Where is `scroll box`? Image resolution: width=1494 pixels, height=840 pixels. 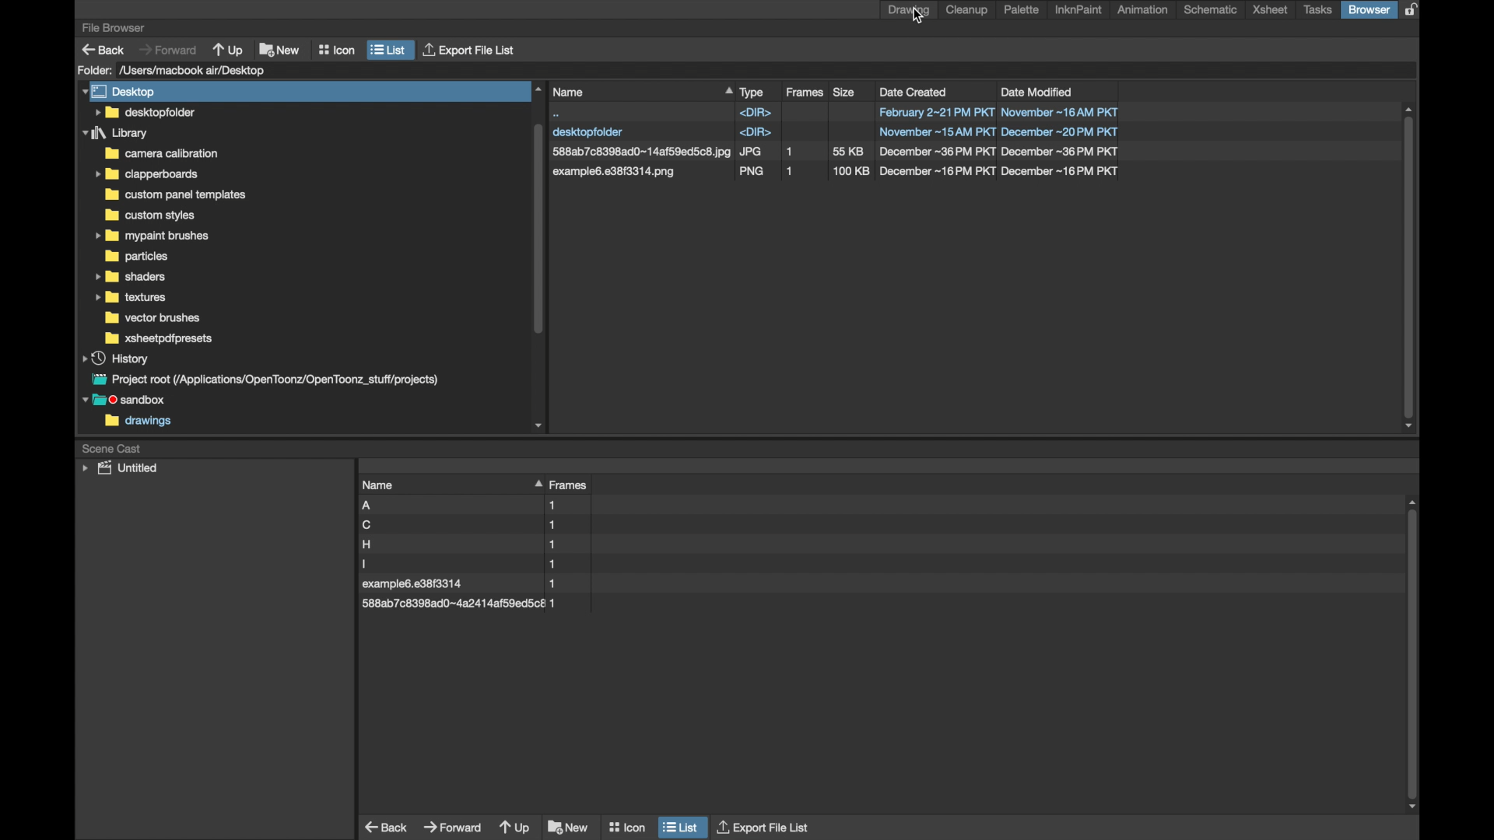 scroll box is located at coordinates (1415, 656).